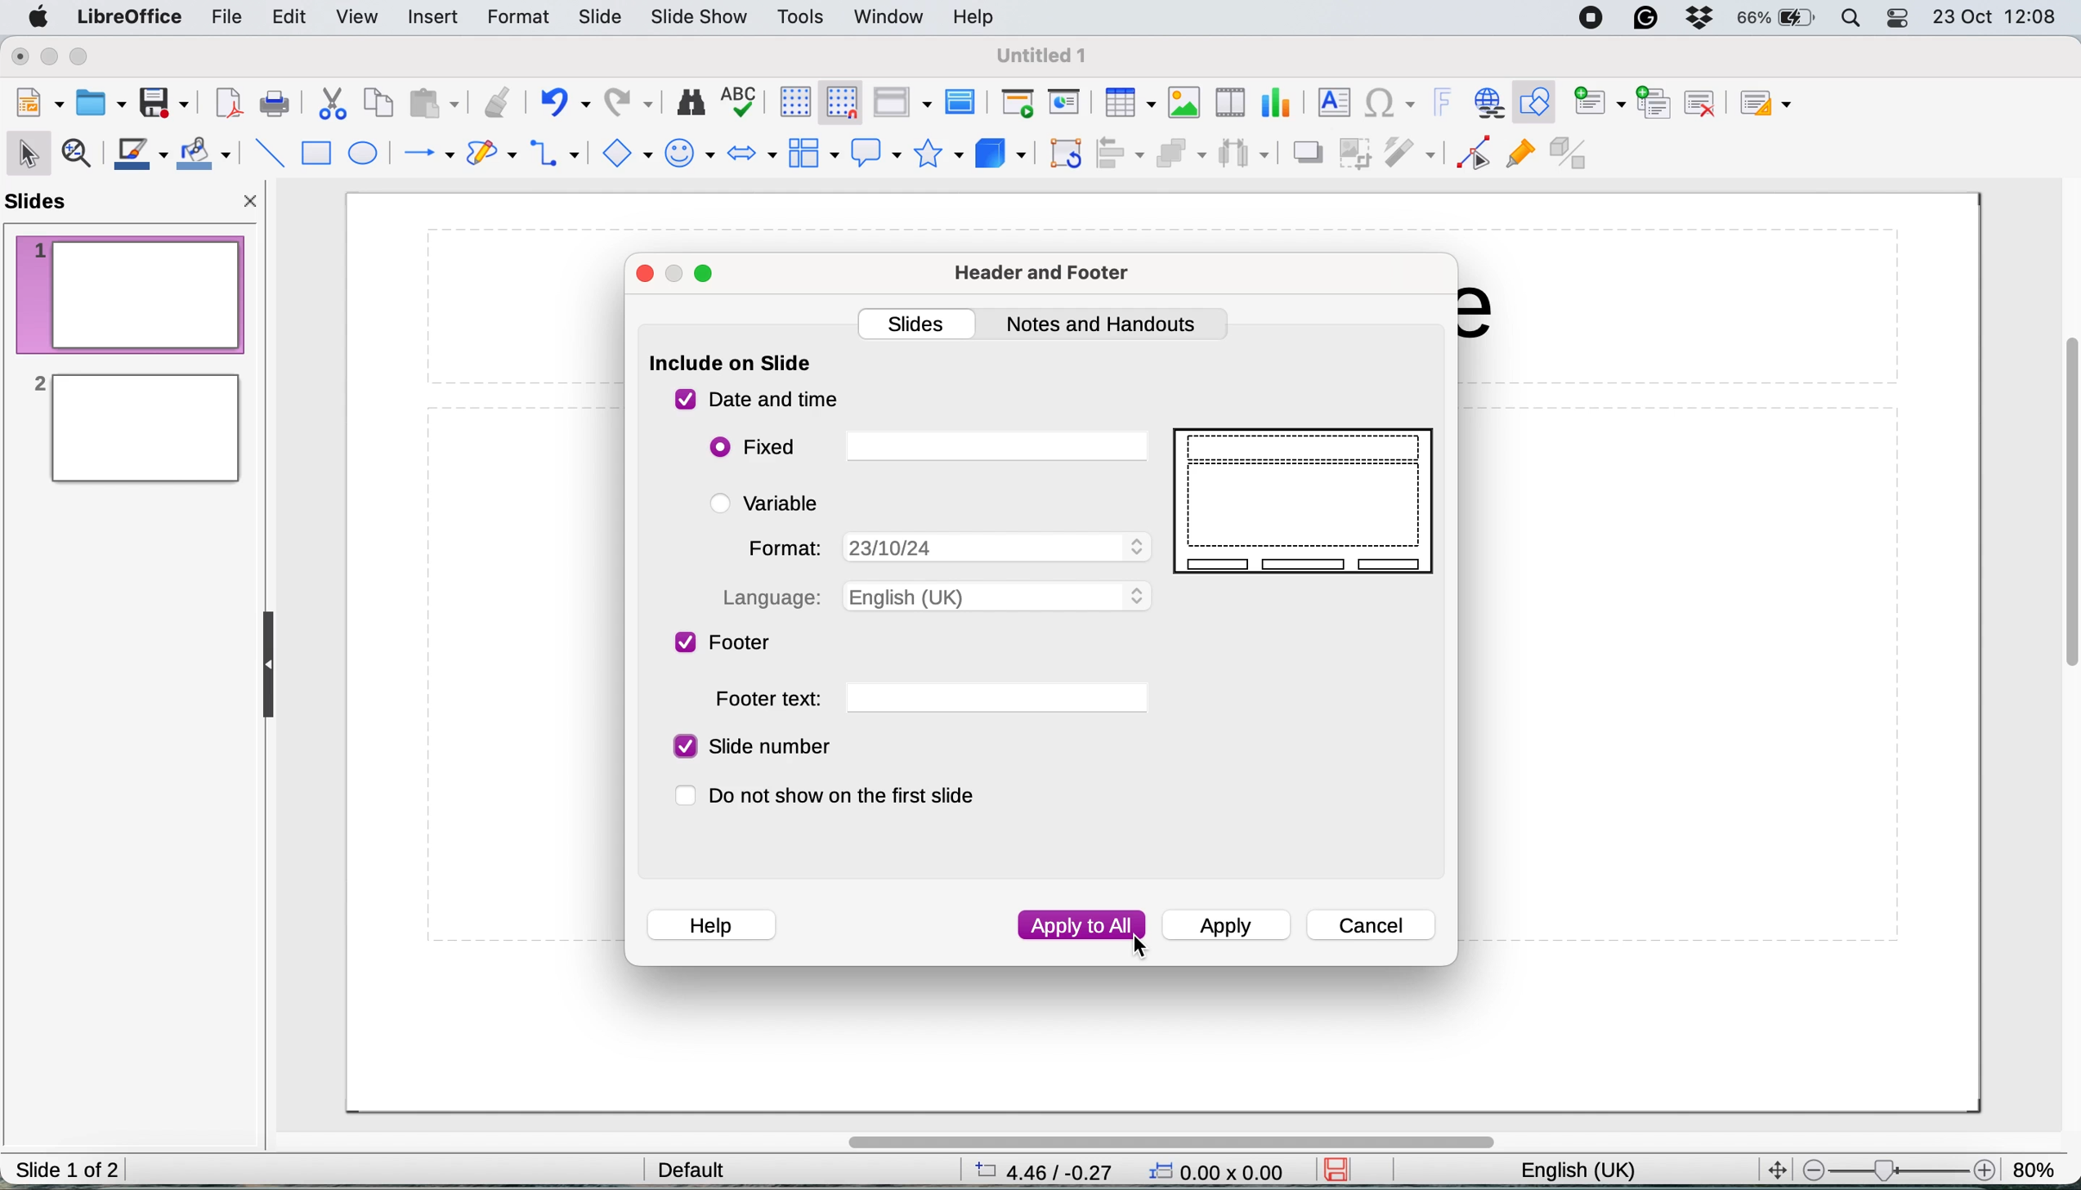 Image resolution: width=2081 pixels, height=1190 pixels. I want to click on cursor, so click(1134, 944).